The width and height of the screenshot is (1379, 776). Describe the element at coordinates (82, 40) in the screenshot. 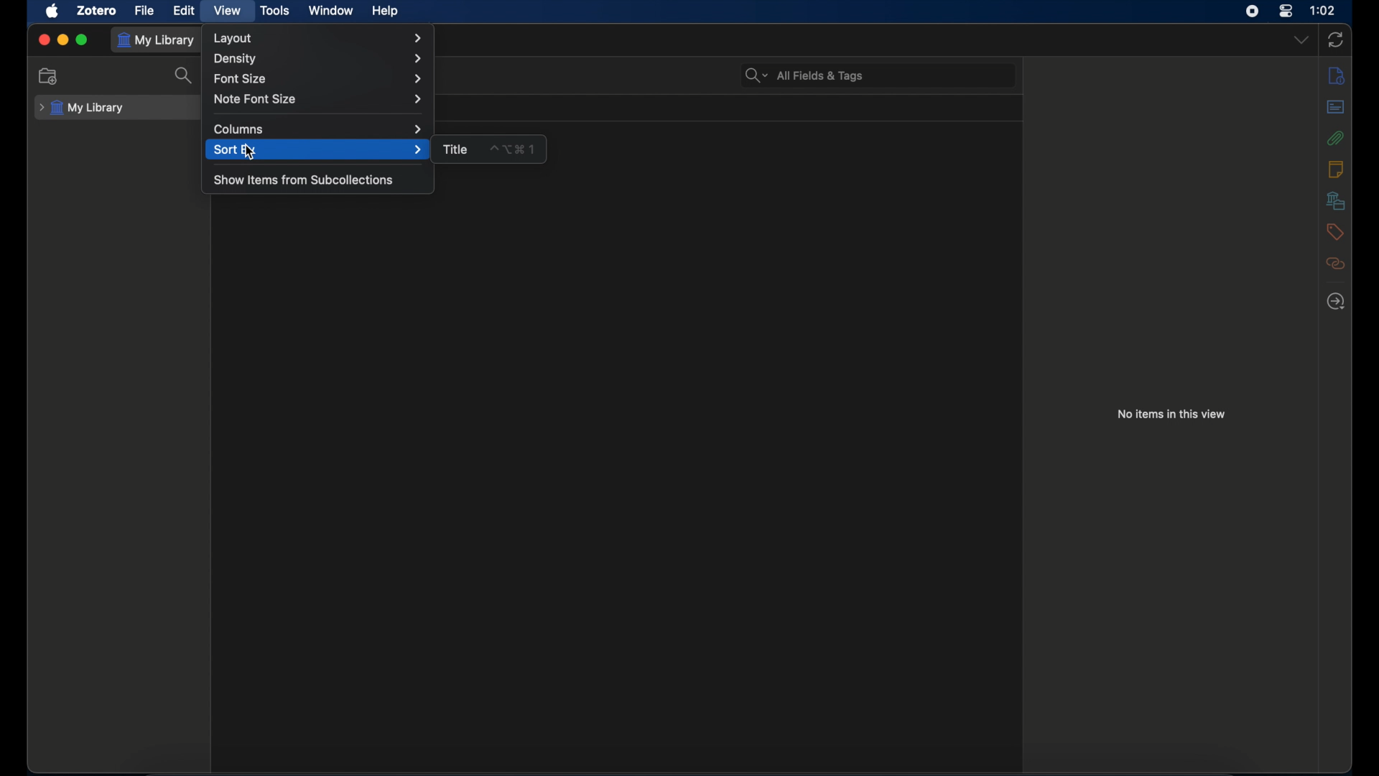

I see `maximize` at that location.